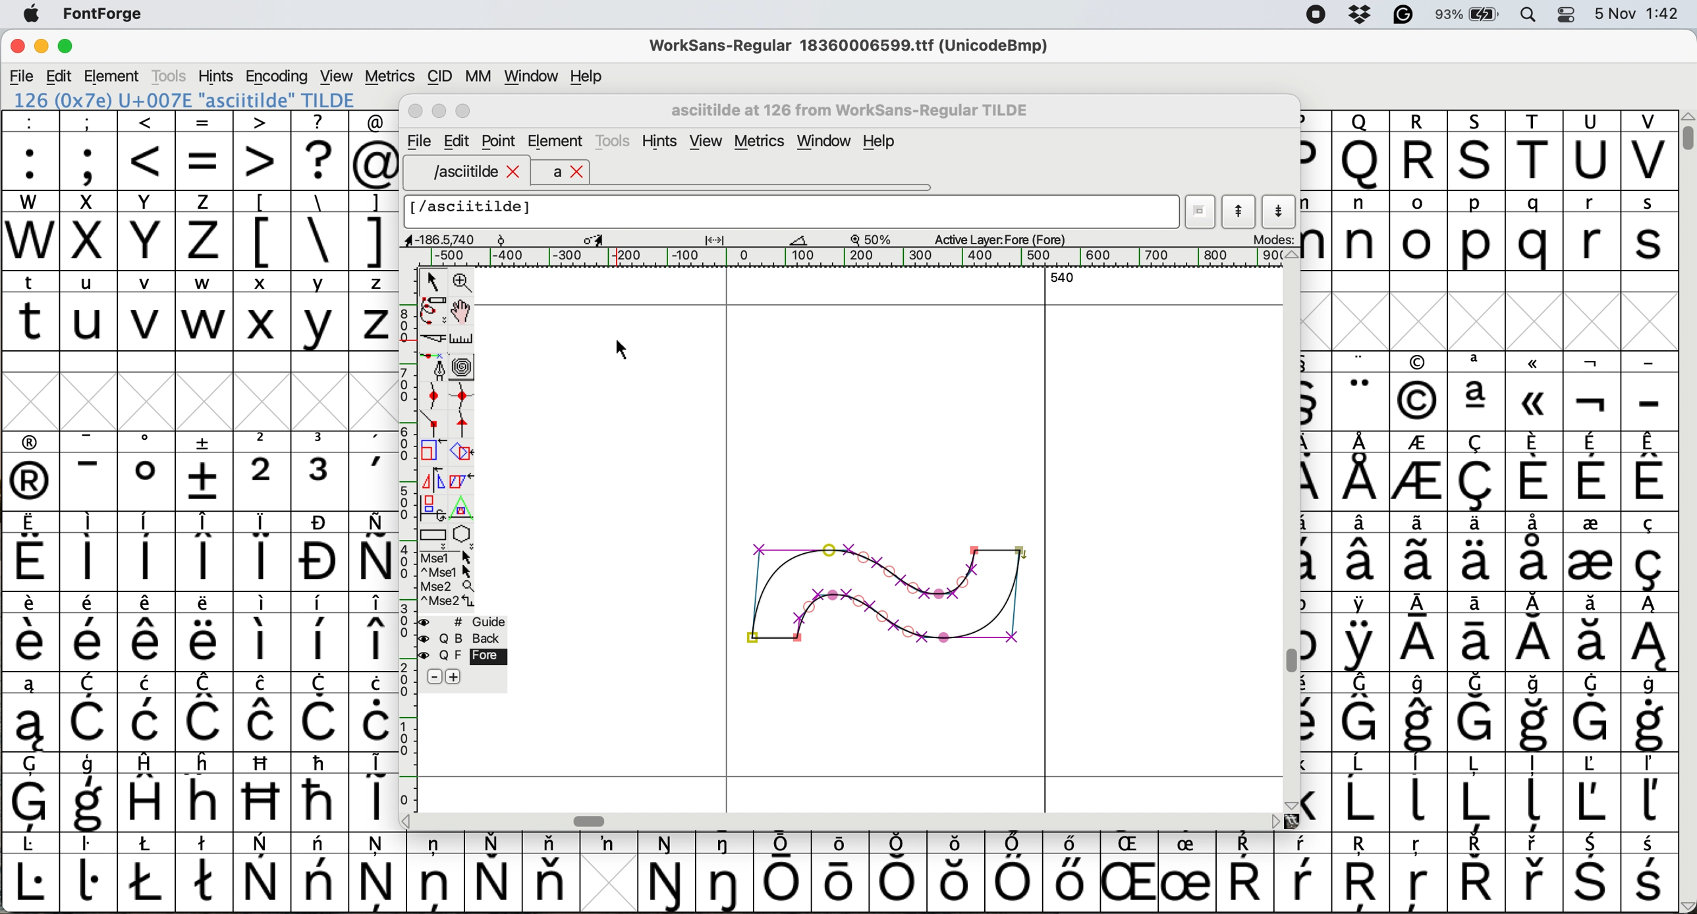  I want to click on symbol, so click(1477, 712).